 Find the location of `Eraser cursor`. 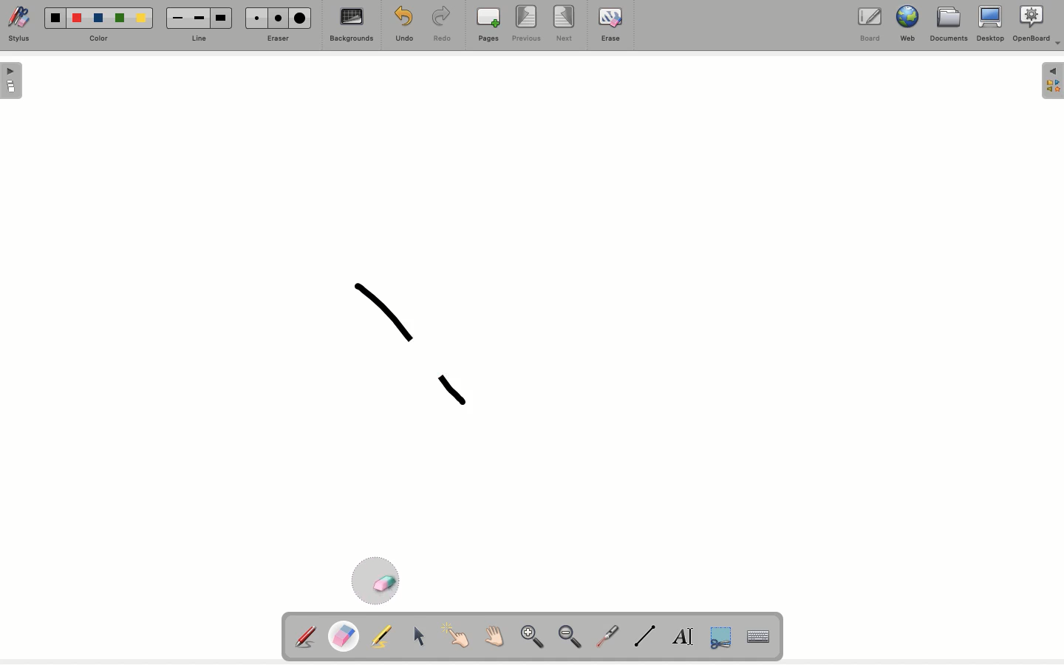

Eraser cursor is located at coordinates (377, 579).